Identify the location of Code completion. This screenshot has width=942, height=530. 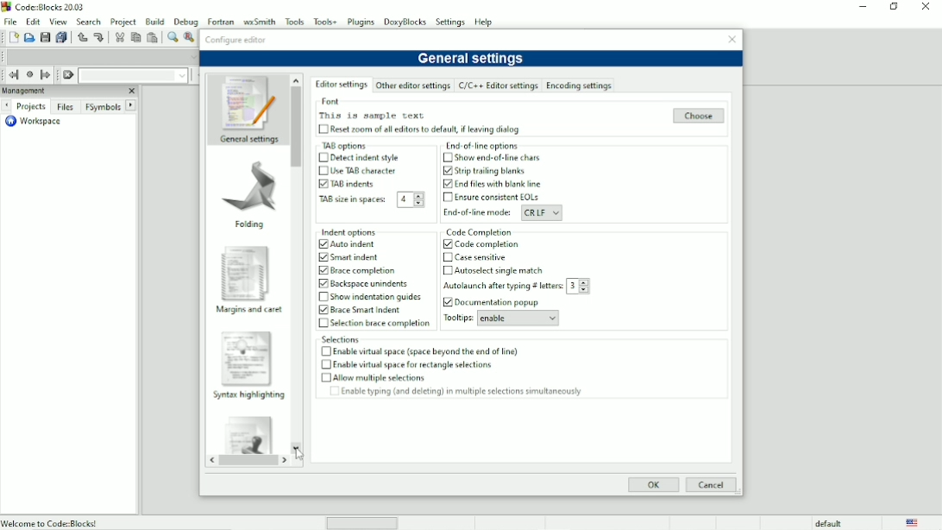
(487, 243).